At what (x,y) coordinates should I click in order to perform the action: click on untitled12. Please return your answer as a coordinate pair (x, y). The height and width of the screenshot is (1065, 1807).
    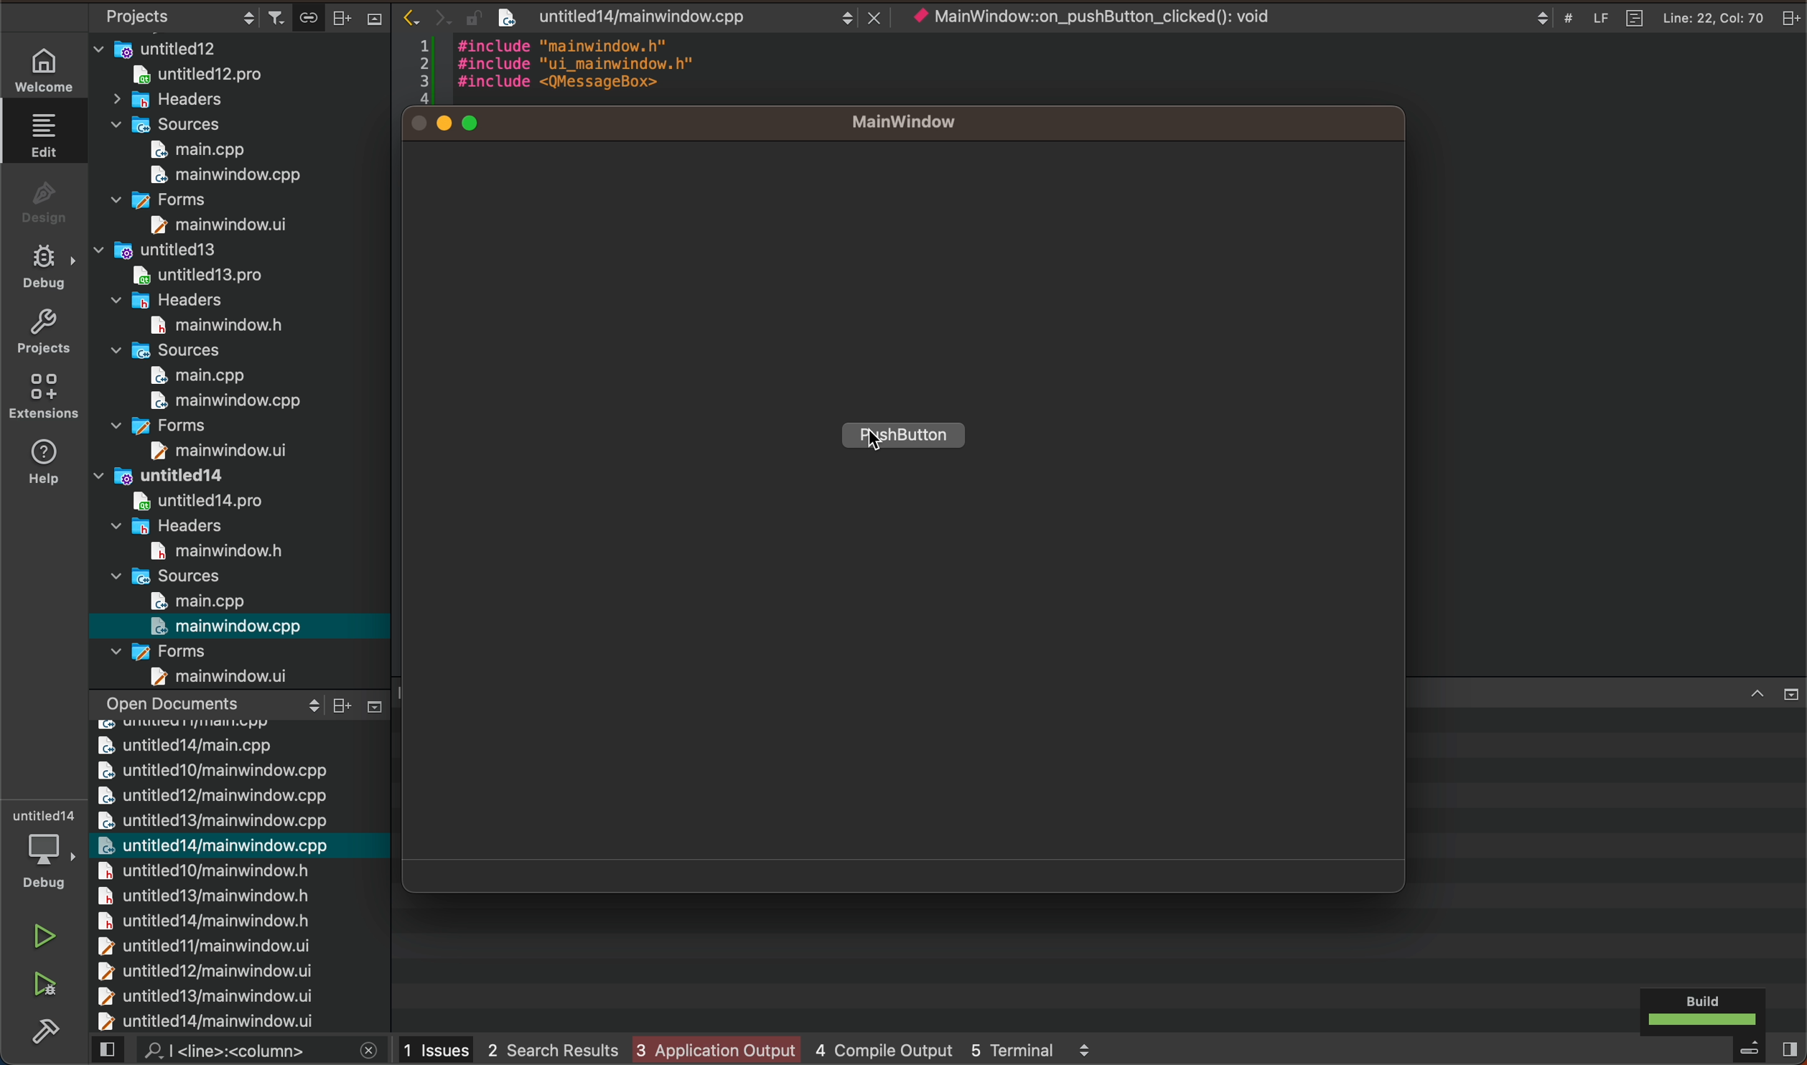
    Looking at the image, I should click on (241, 46).